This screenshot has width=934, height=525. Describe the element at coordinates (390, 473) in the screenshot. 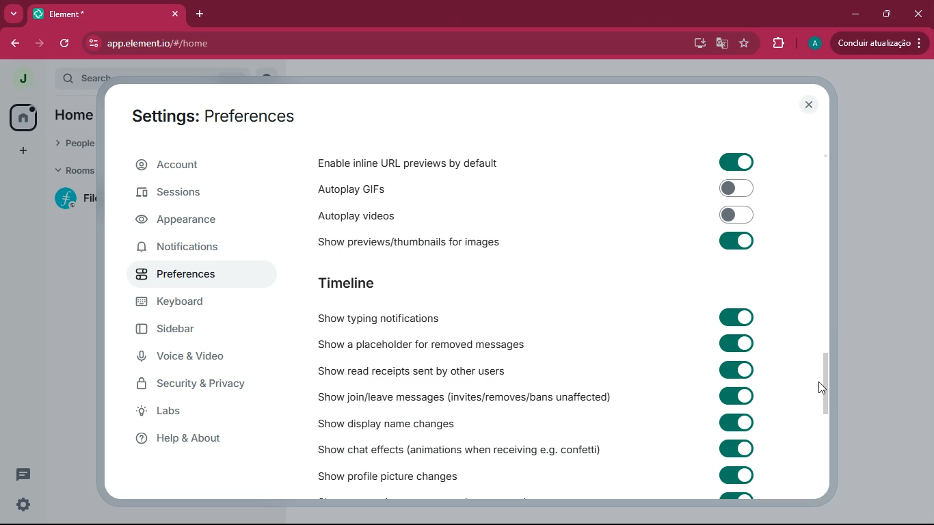

I see `show profile picture changes` at that location.